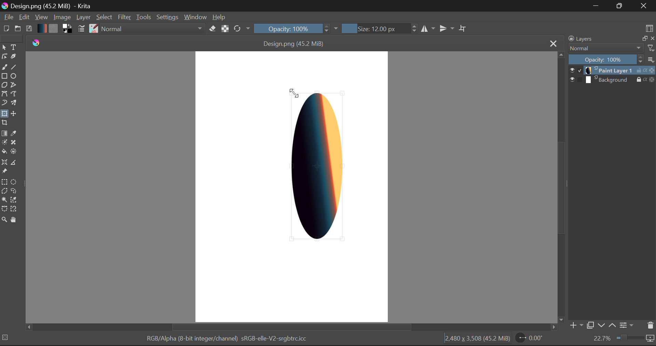 The image size is (656, 346). What do you see at coordinates (5, 77) in the screenshot?
I see `Rectangle` at bounding box center [5, 77].